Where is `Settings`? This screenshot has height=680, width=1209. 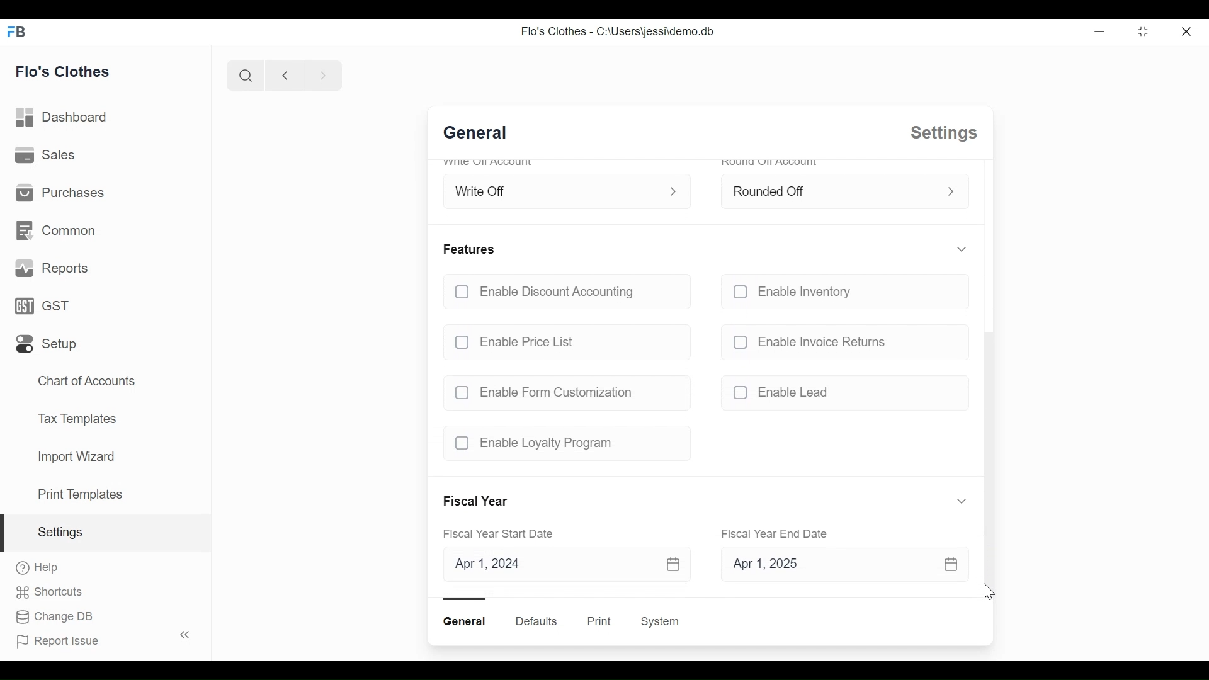
Settings is located at coordinates (941, 133).